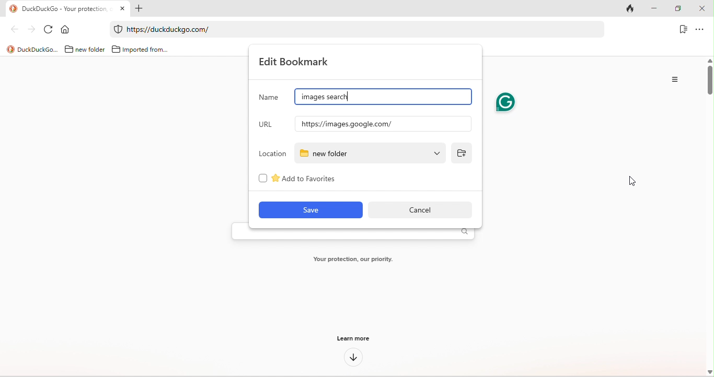  What do you see at coordinates (659, 9) in the screenshot?
I see `minimize` at bounding box center [659, 9].